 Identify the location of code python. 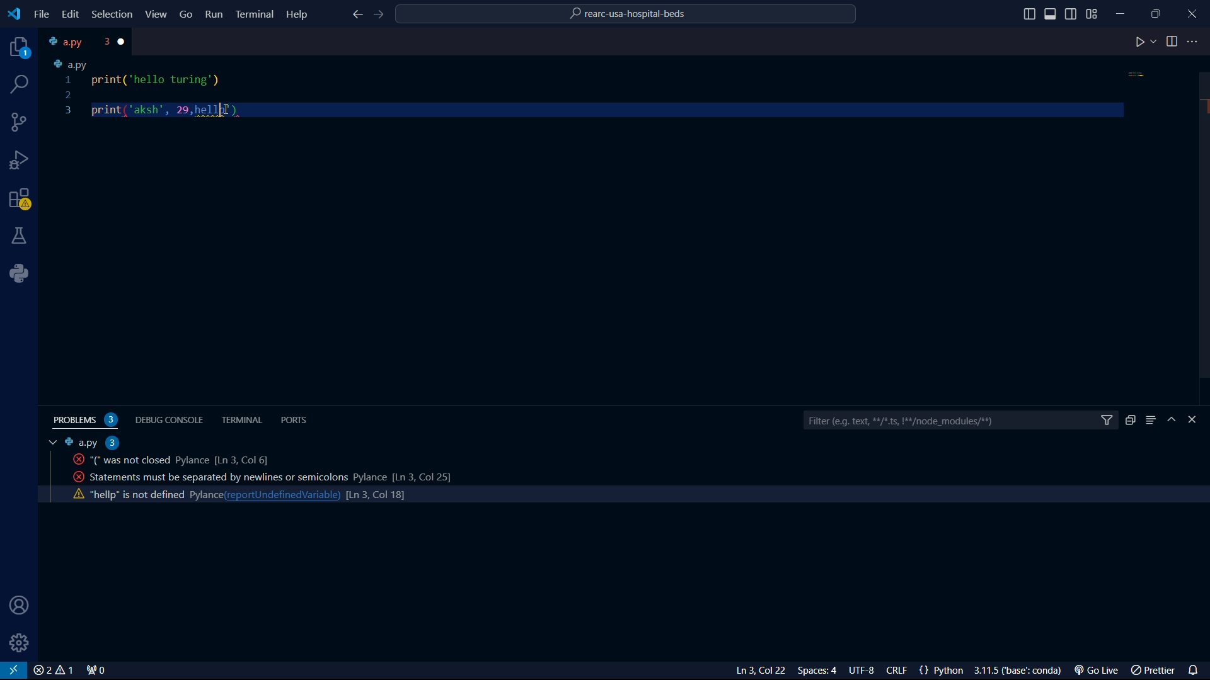
(596, 90).